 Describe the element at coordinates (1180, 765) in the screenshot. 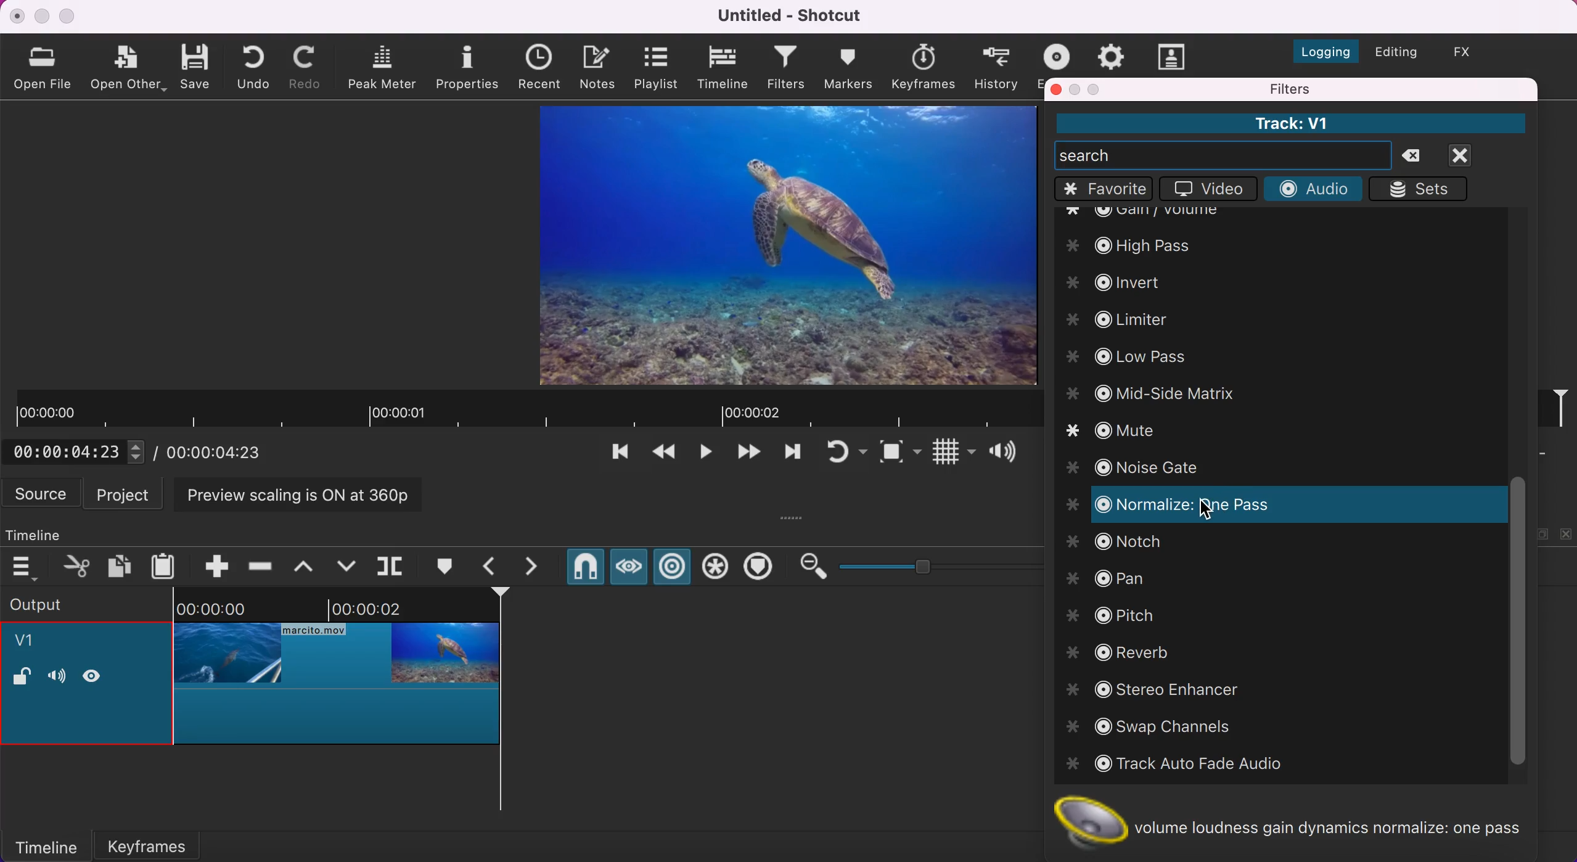

I see `track auto fade audio` at that location.